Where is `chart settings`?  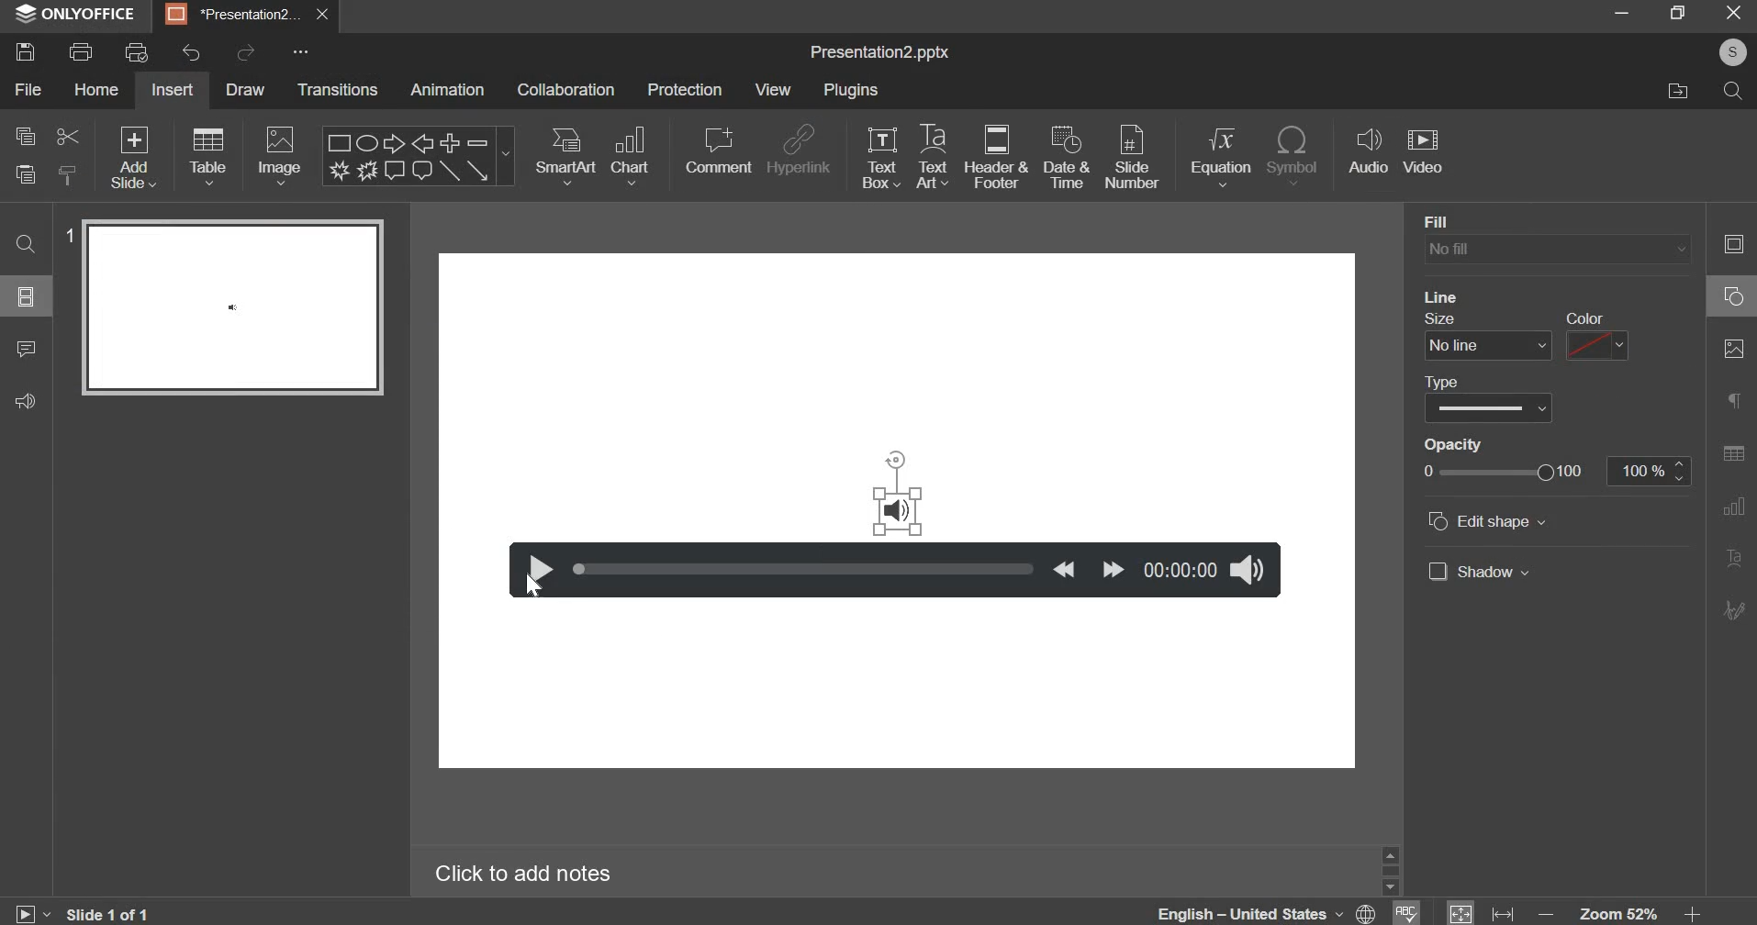 chart settings is located at coordinates (1733, 507).